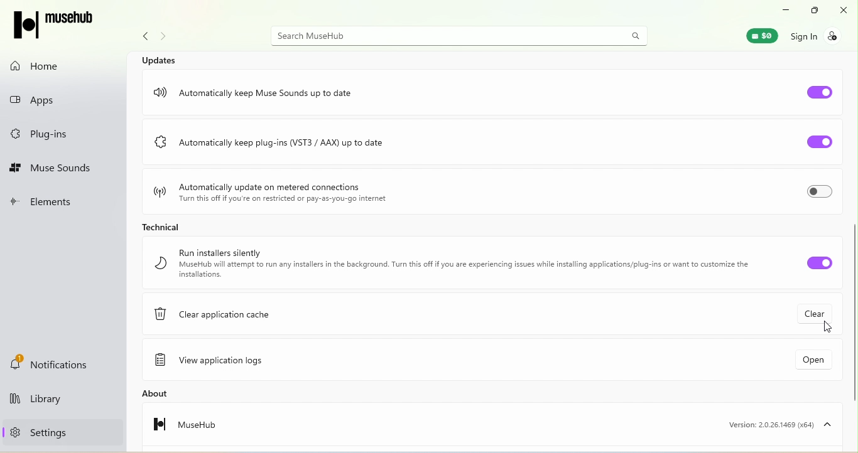 The height and width of the screenshot is (453, 858). I want to click on Muse Sounds, so click(52, 169).